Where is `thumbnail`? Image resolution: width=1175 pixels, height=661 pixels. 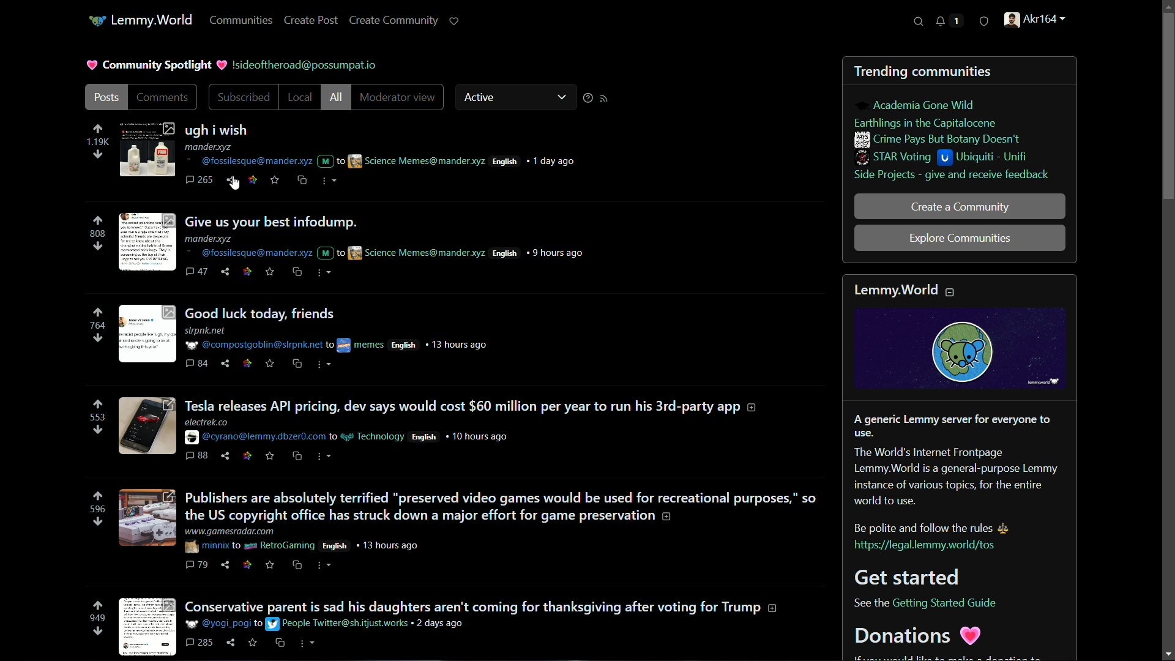 thumbnail is located at coordinates (148, 239).